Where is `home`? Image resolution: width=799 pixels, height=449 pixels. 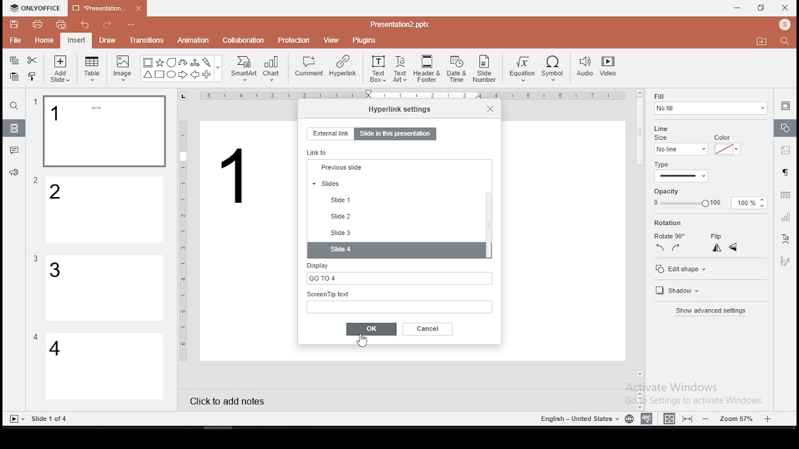
home is located at coordinates (43, 40).